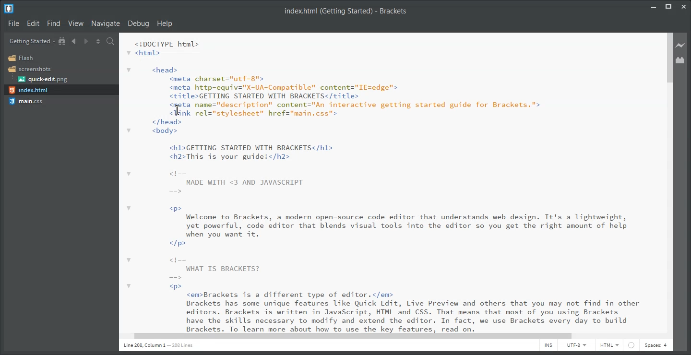  Describe the element at coordinates (138, 24) in the screenshot. I see `Debug` at that location.